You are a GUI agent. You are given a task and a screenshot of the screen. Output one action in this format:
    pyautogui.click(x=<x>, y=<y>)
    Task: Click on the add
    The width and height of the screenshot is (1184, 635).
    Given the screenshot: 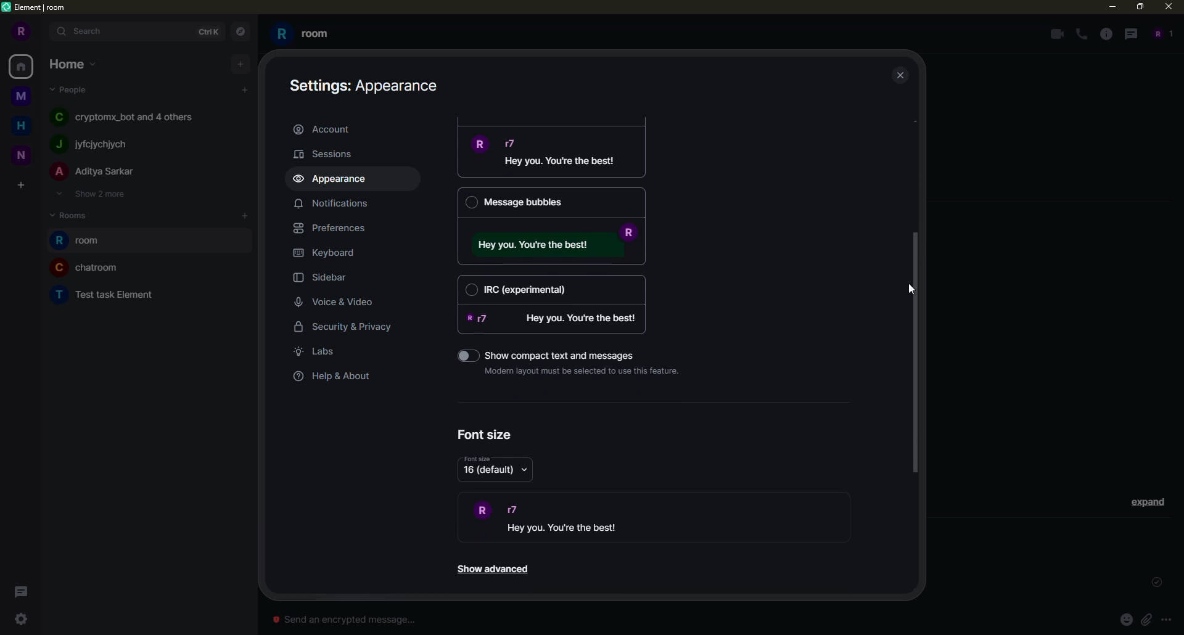 What is the action you would take?
    pyautogui.click(x=245, y=90)
    